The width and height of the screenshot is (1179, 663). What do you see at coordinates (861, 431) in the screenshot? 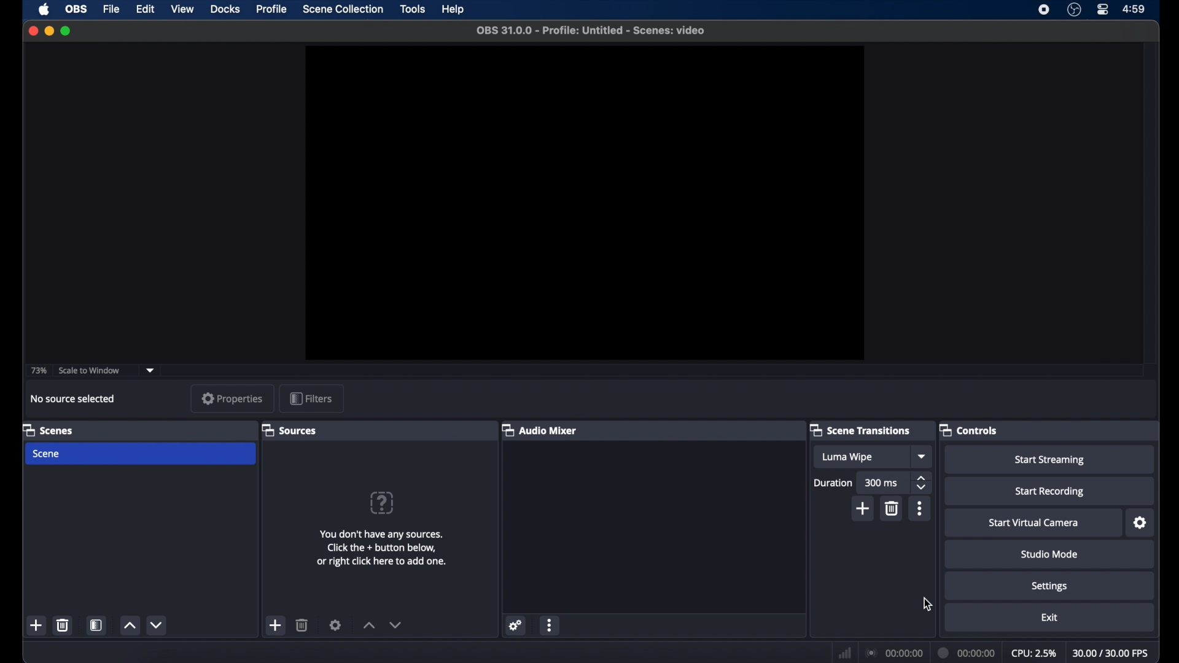
I see `scene transitions` at bounding box center [861, 431].